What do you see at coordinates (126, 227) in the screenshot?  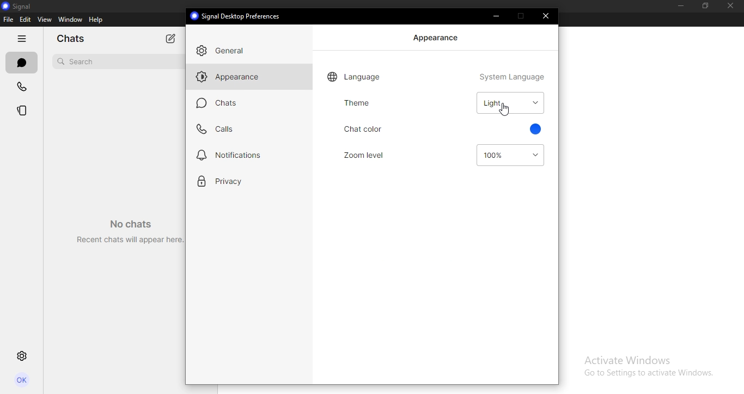 I see `No chats Recent chats will appear here.` at bounding box center [126, 227].